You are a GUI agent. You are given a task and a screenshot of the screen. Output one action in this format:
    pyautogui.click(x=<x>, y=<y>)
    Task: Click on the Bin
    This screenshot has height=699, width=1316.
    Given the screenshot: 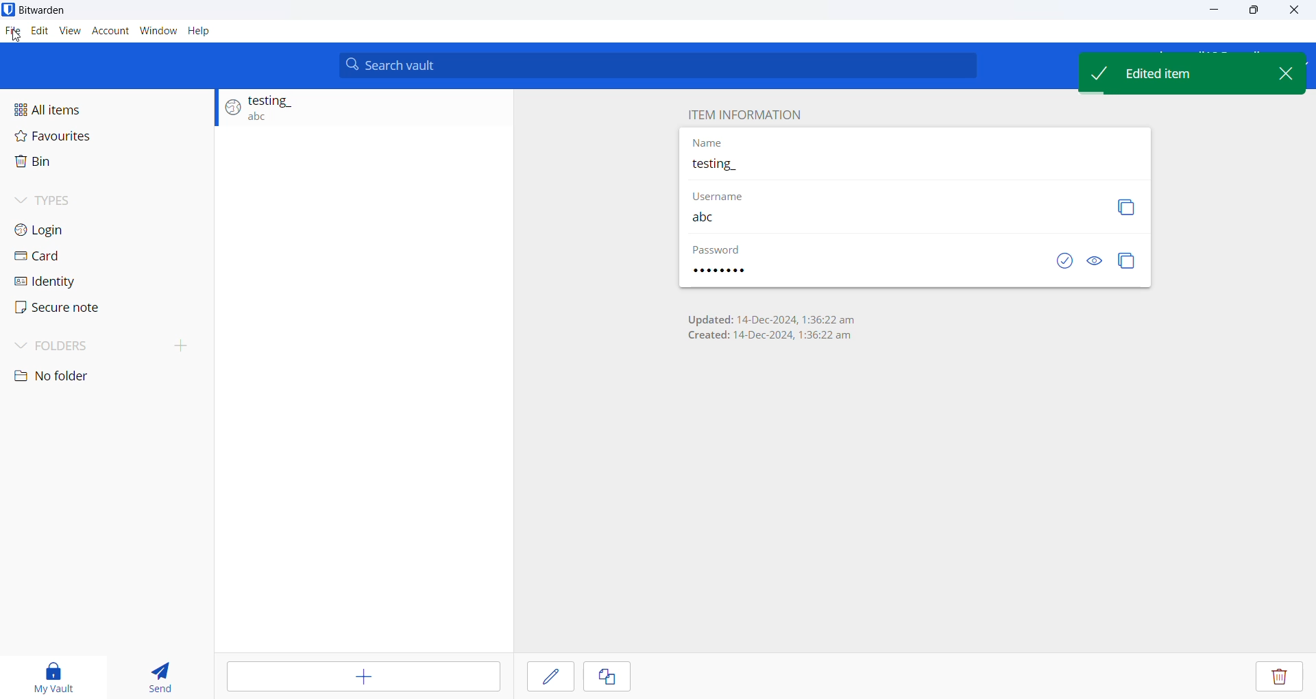 What is the action you would take?
    pyautogui.click(x=99, y=163)
    